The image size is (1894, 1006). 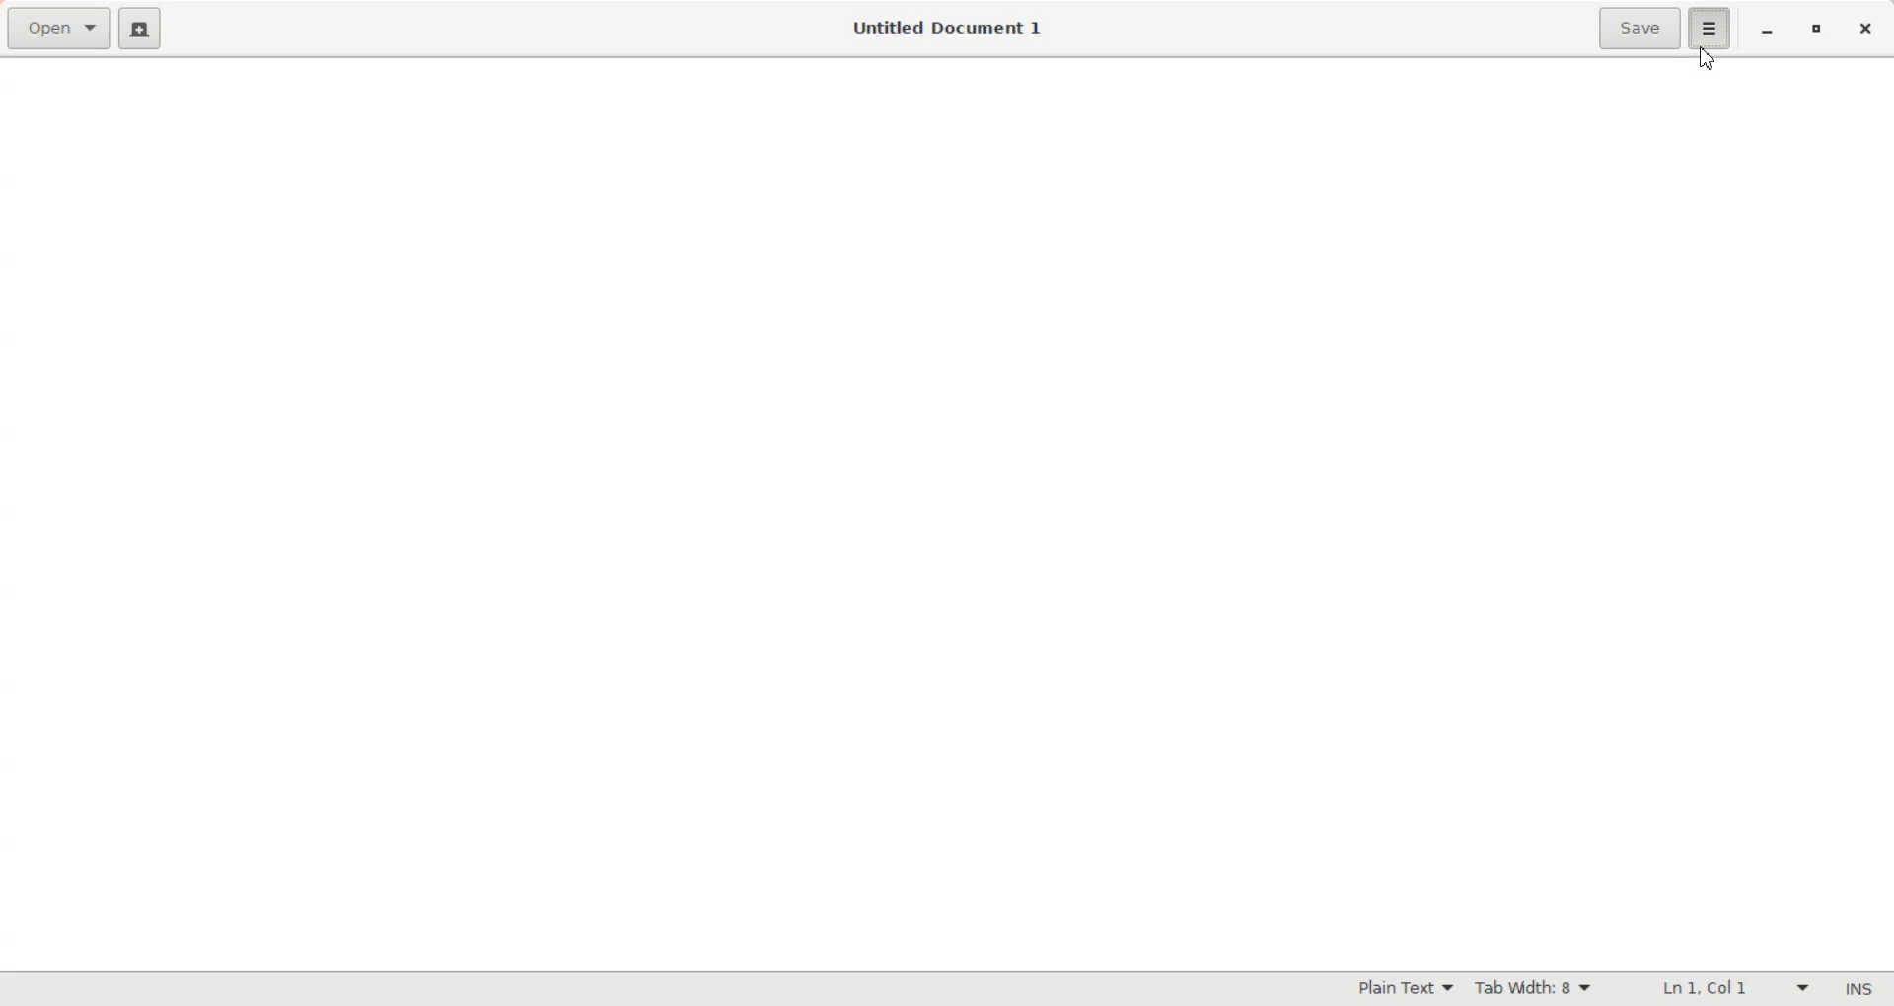 I want to click on Hamburger settings, so click(x=1710, y=29).